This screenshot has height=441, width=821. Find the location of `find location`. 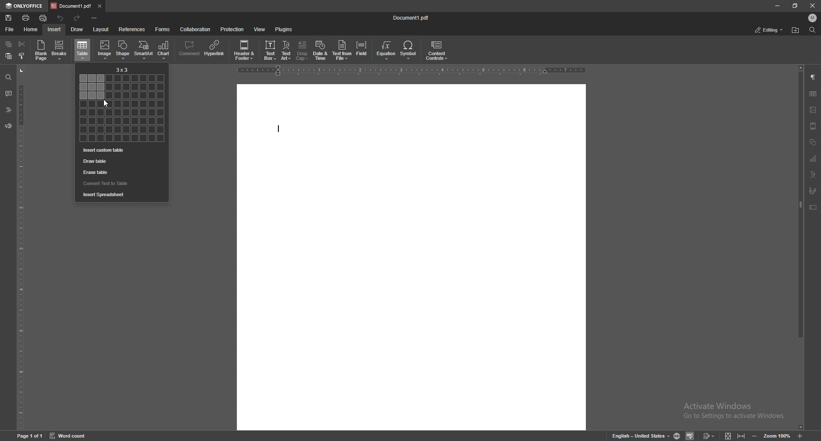

find location is located at coordinates (796, 30).